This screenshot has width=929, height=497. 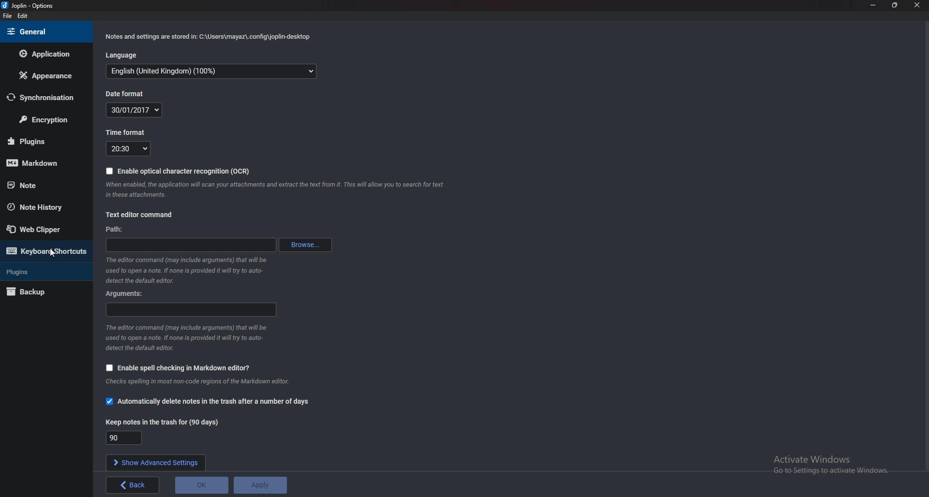 I want to click on Arguments, so click(x=129, y=295).